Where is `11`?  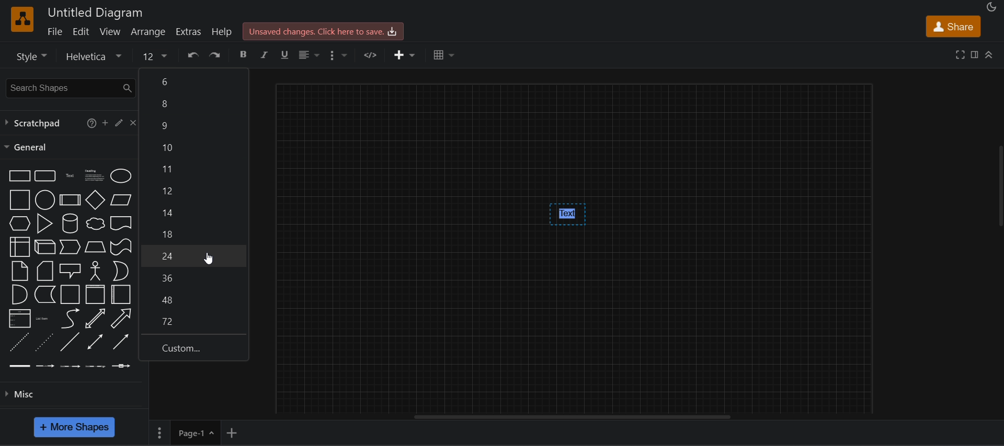 11 is located at coordinates (193, 169).